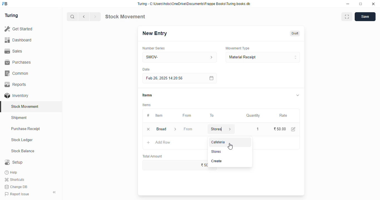 The image size is (380, 200). I want to click on sales, so click(13, 51).